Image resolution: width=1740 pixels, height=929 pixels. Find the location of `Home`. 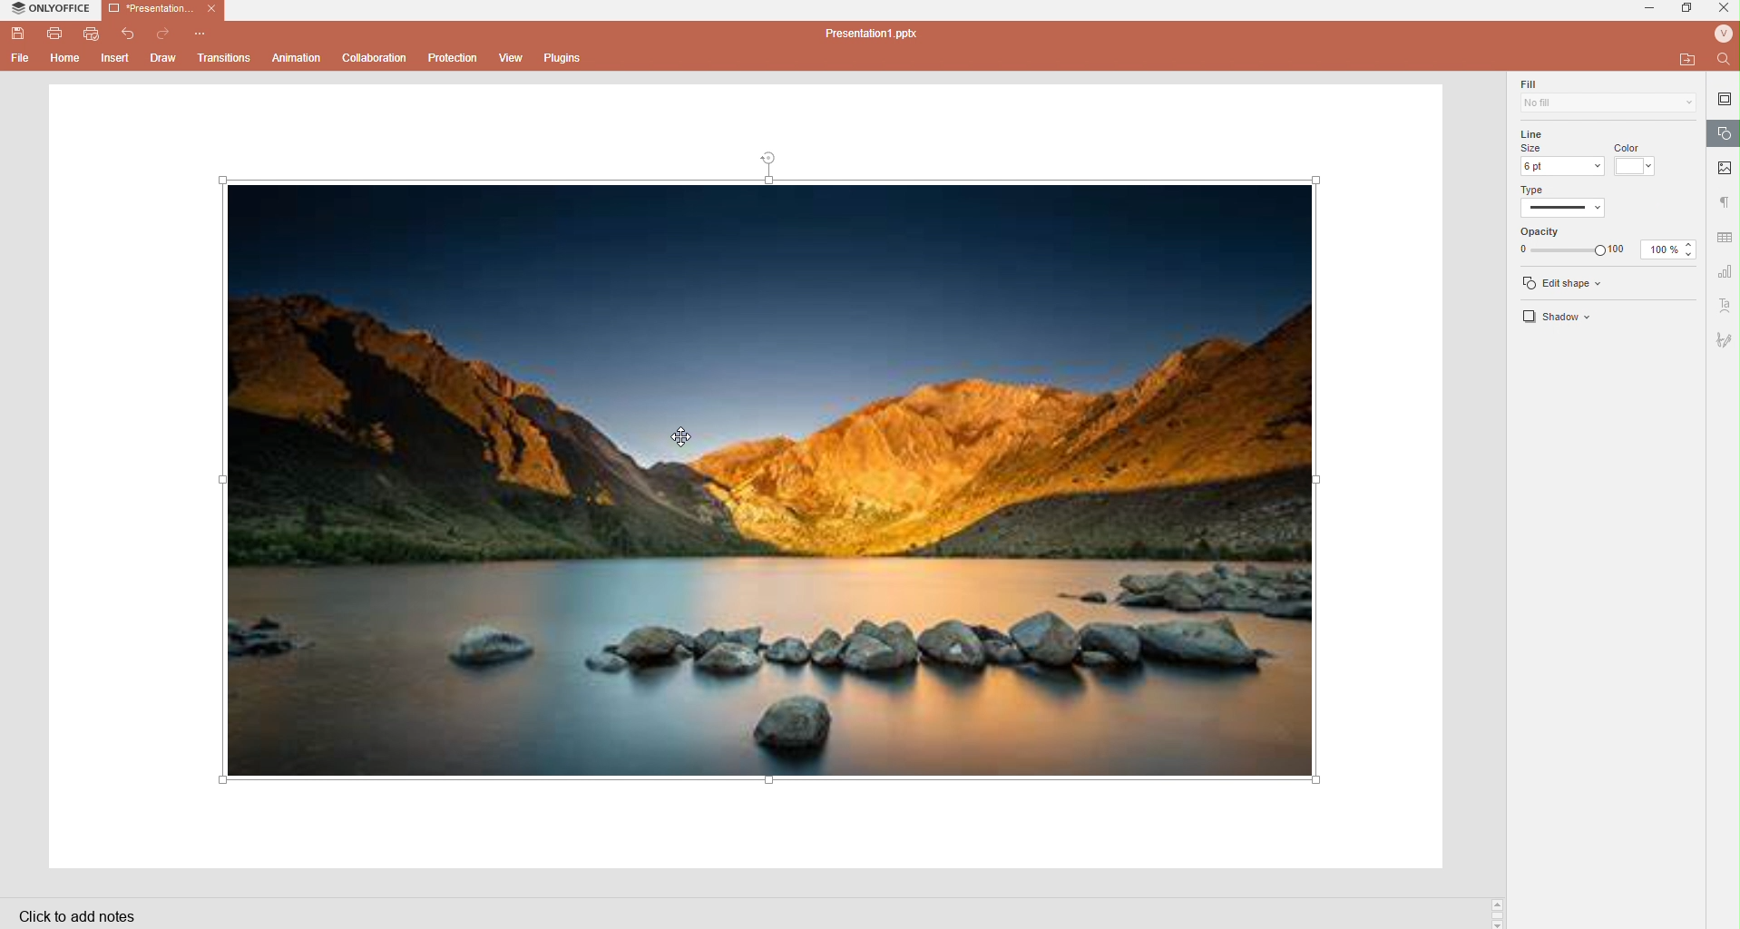

Home is located at coordinates (66, 61).